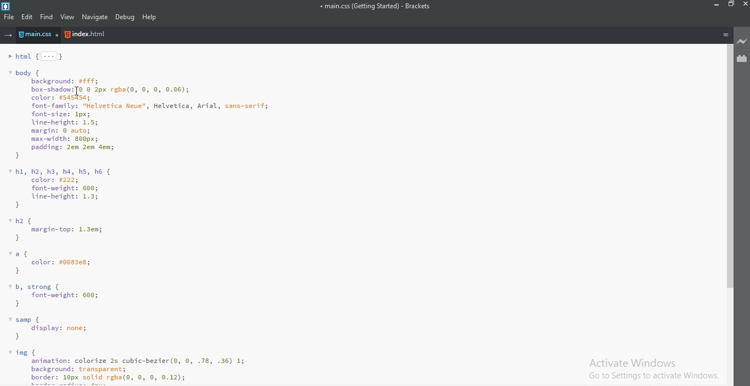 The image size is (750, 386). Describe the element at coordinates (745, 5) in the screenshot. I see `close` at that location.